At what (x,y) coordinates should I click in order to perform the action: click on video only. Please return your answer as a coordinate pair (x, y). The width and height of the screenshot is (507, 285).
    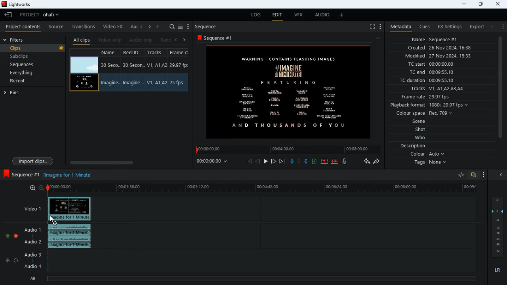
    Looking at the image, I should click on (110, 39).